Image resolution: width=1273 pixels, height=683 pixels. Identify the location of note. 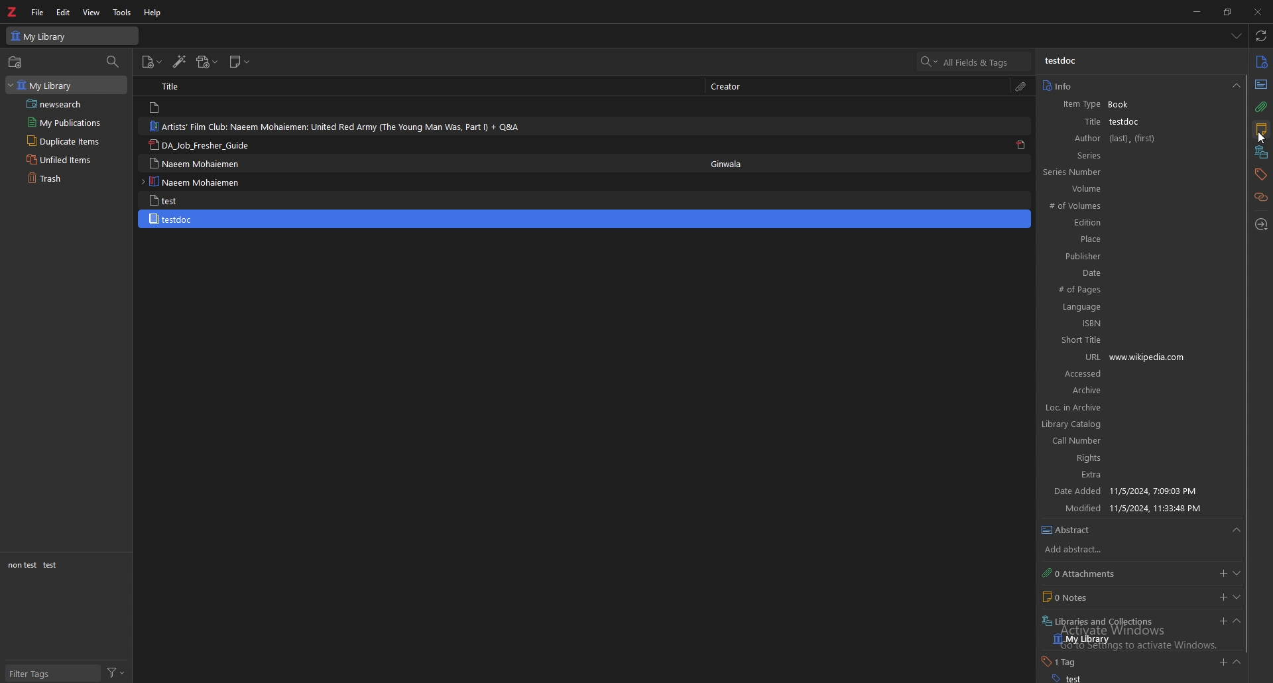
(183, 107).